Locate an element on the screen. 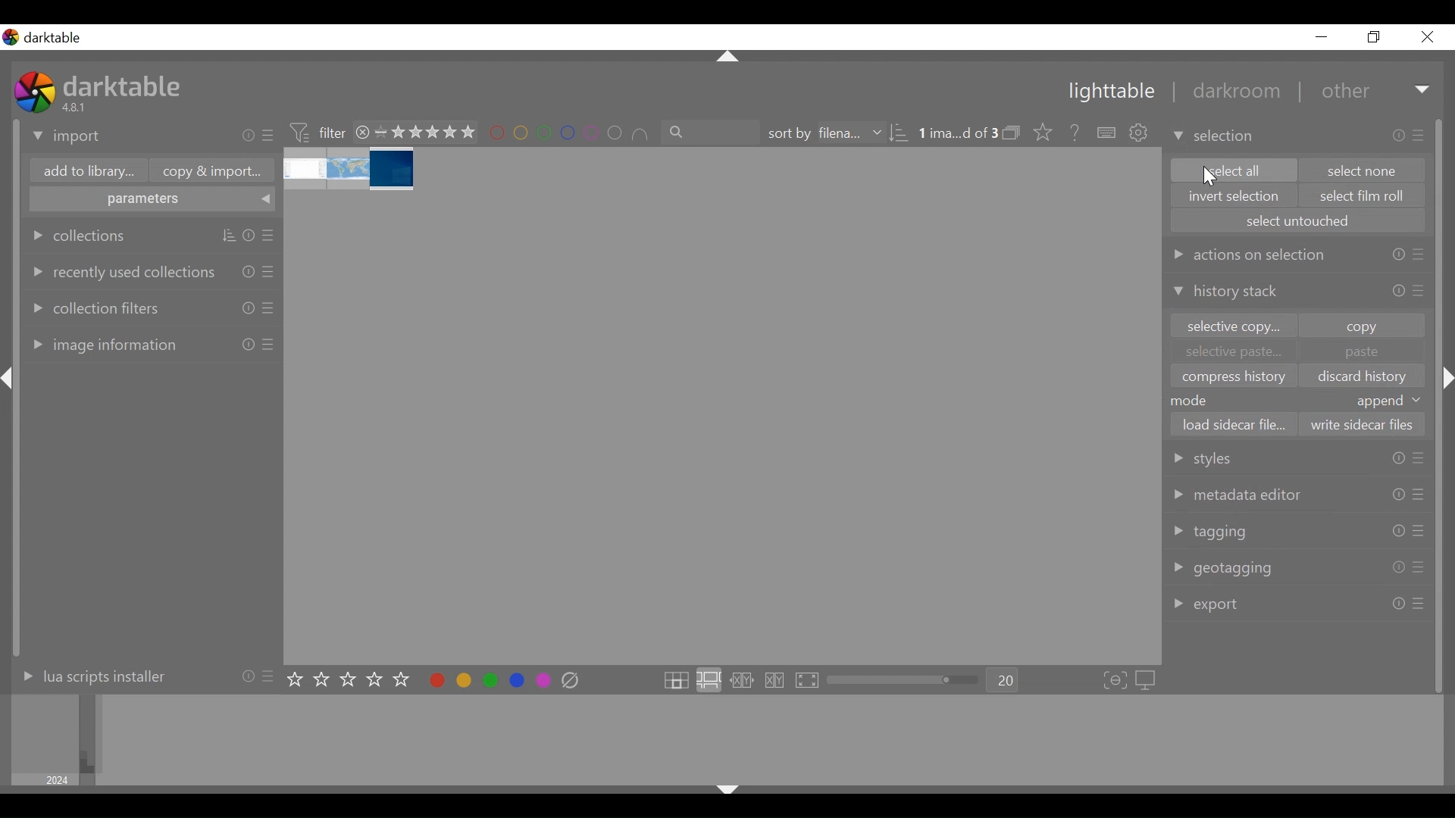 The width and height of the screenshot is (1455, 818). invert selection is located at coordinates (1234, 196).